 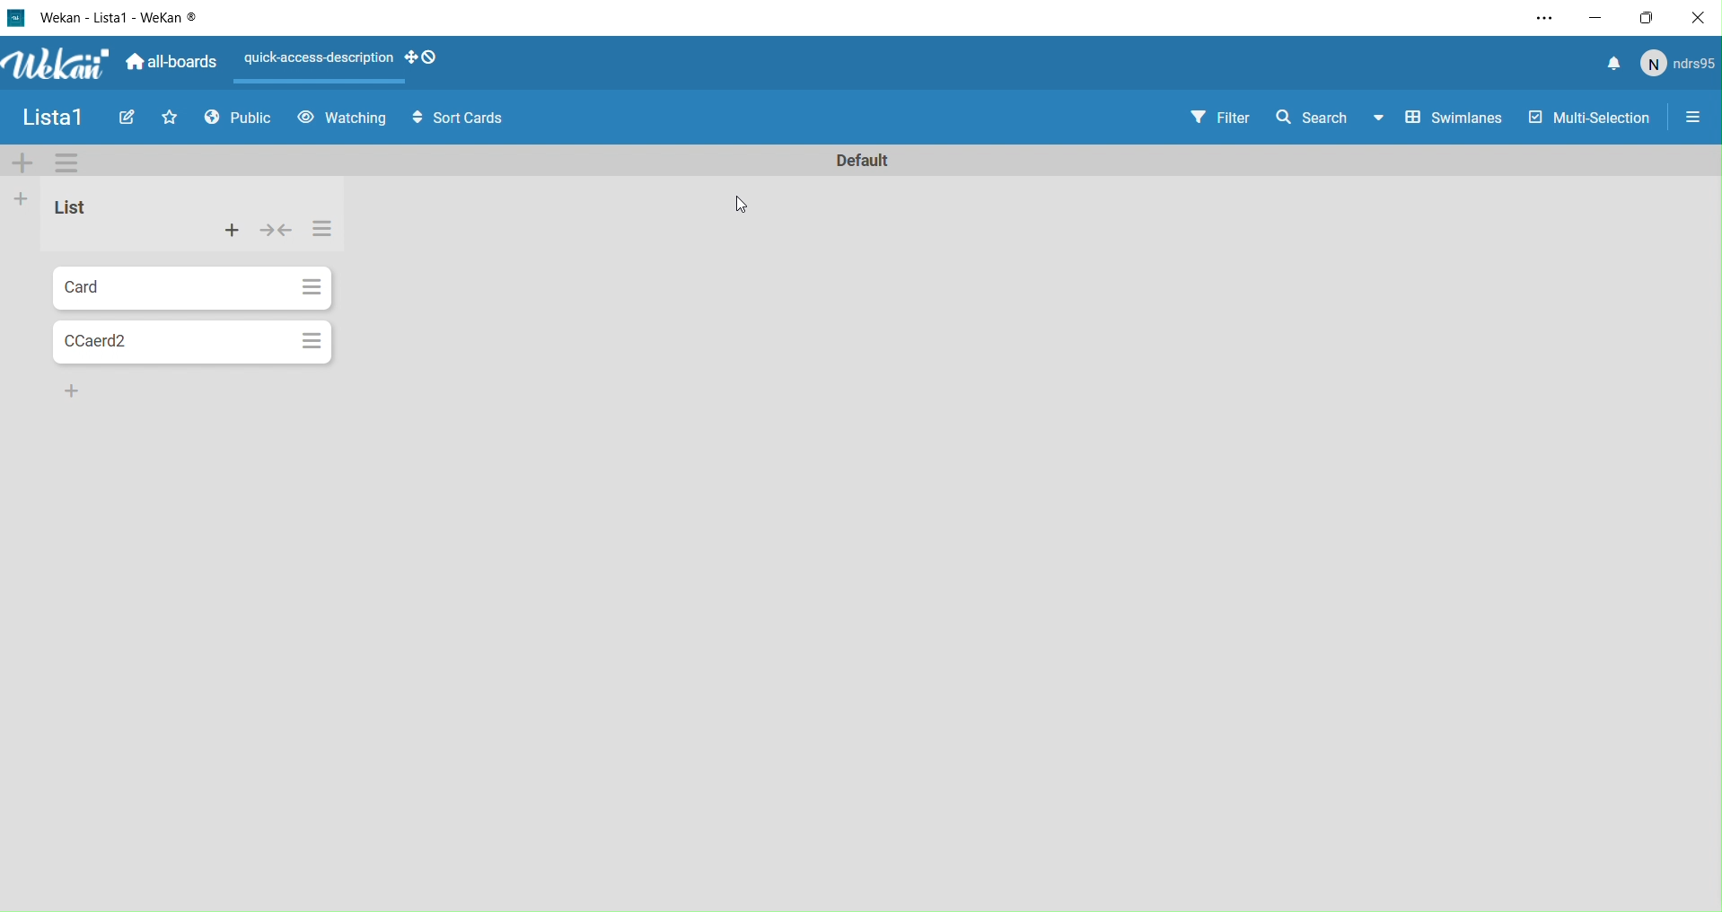 What do you see at coordinates (342, 120) in the screenshot?
I see `Watching` at bounding box center [342, 120].